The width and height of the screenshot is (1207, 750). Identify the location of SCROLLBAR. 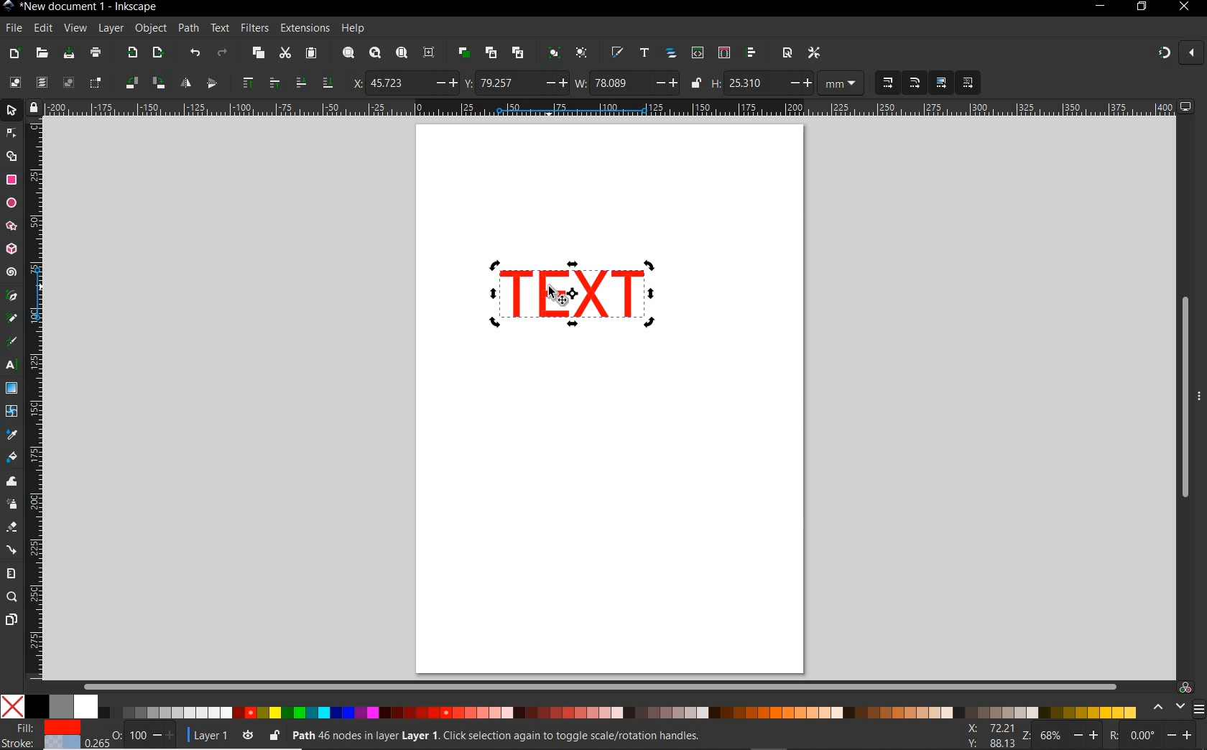
(1180, 396).